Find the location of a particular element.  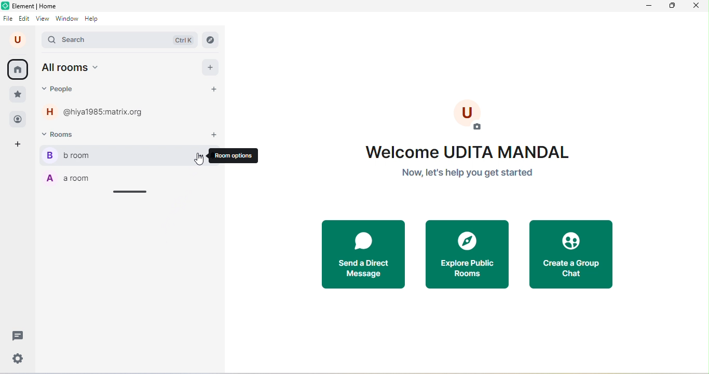

start a chat is located at coordinates (214, 91).